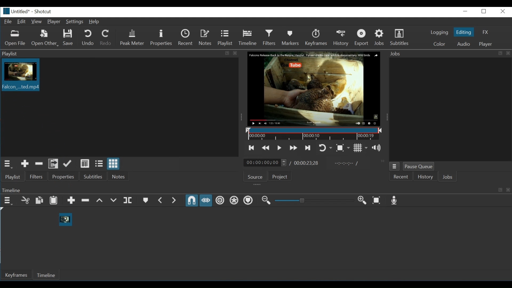 The height and width of the screenshot is (288, 512). Describe the element at coordinates (255, 190) in the screenshot. I see `Keyframe Panel` at that location.